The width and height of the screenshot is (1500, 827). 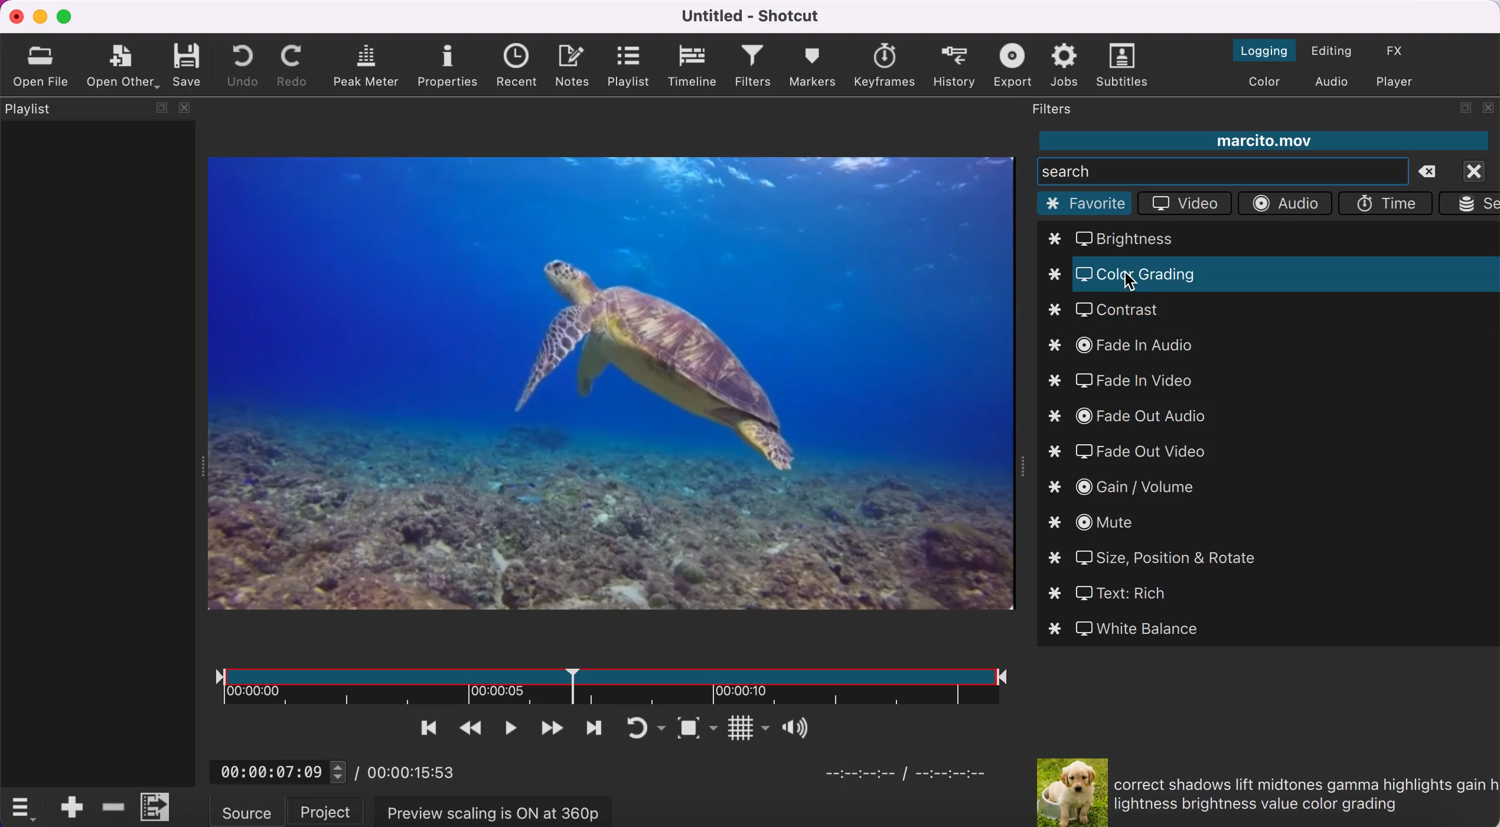 What do you see at coordinates (1404, 81) in the screenshot?
I see `switch to player only layout` at bounding box center [1404, 81].